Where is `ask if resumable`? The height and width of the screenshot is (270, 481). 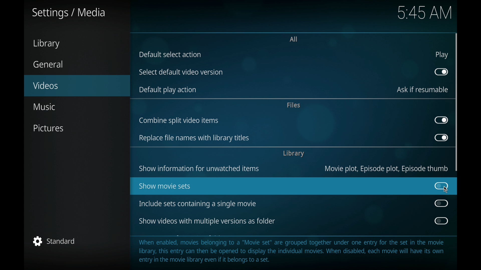
ask if resumable is located at coordinates (422, 89).